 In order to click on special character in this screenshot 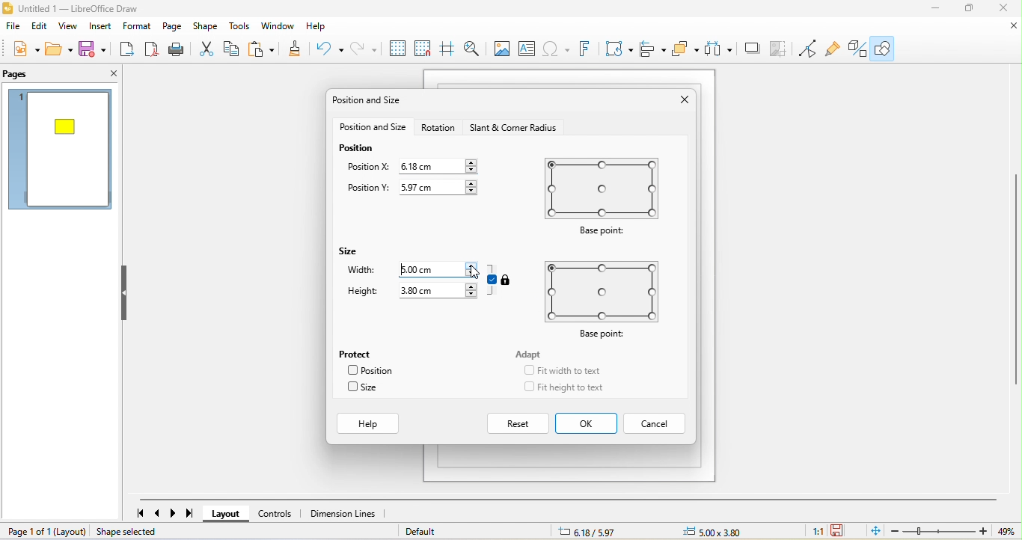, I will do `click(558, 49)`.